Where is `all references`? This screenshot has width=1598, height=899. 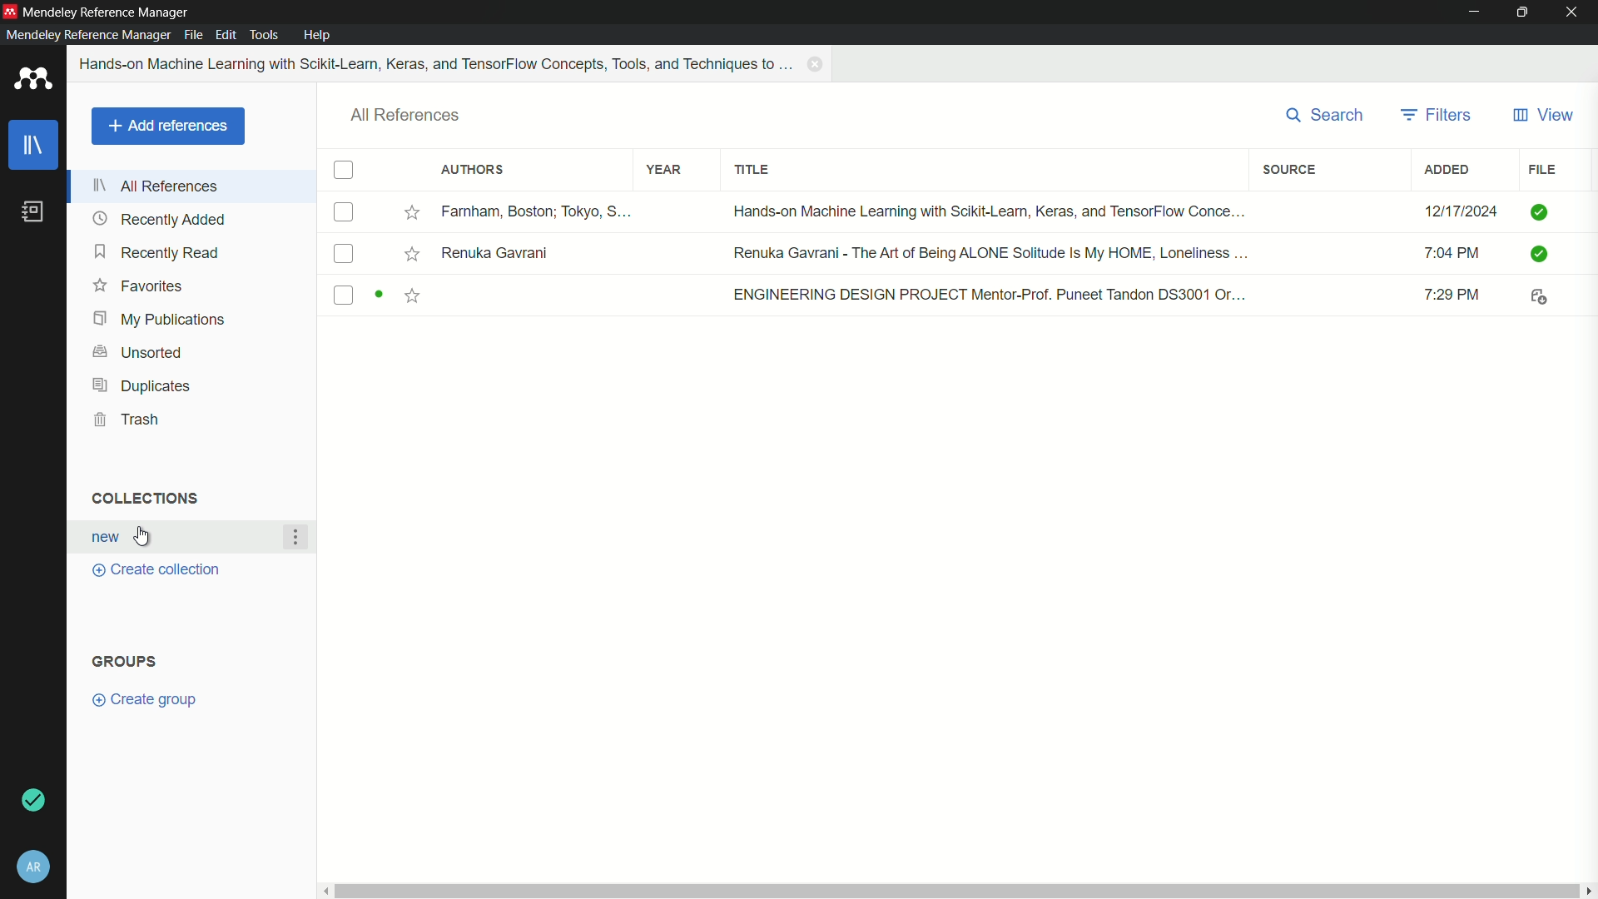 all references is located at coordinates (156, 186).